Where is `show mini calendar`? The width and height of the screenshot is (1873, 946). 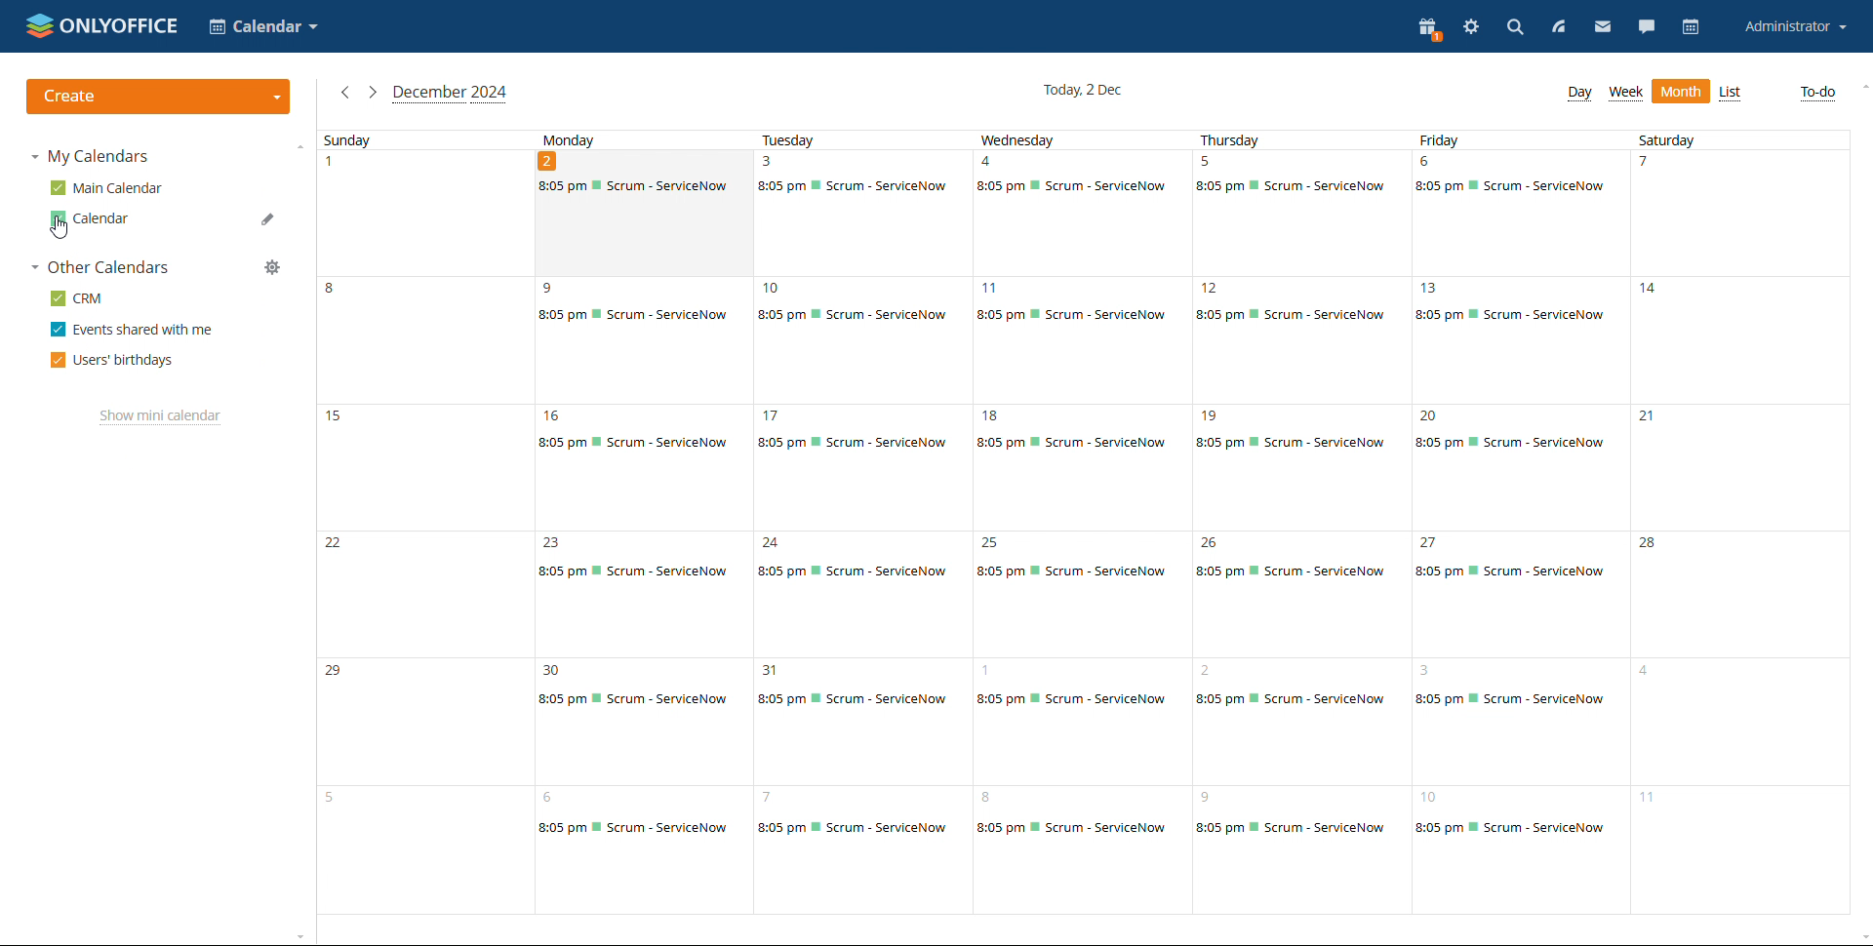
show mini calendar is located at coordinates (160, 417).